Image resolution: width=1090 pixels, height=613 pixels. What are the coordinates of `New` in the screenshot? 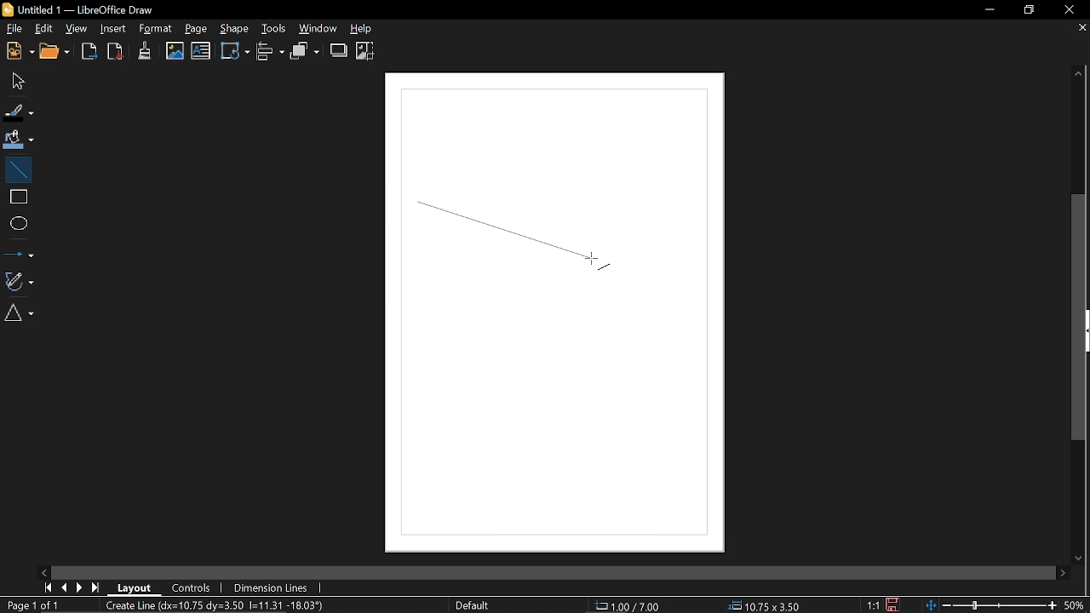 It's located at (18, 52).